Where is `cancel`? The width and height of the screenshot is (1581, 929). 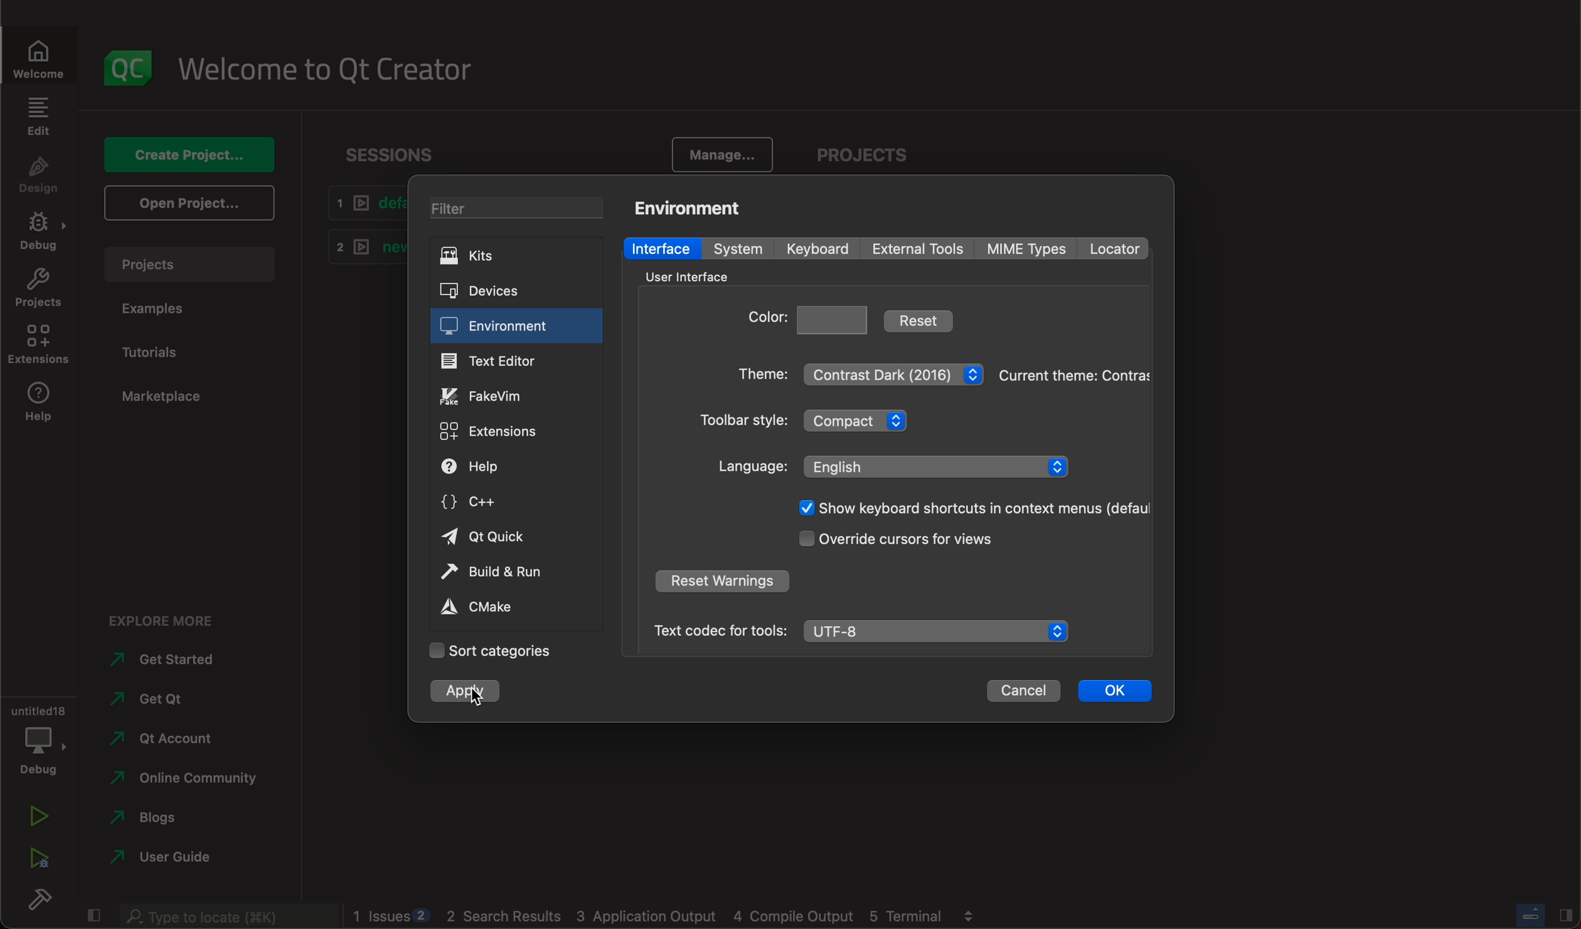 cancel is located at coordinates (1023, 693).